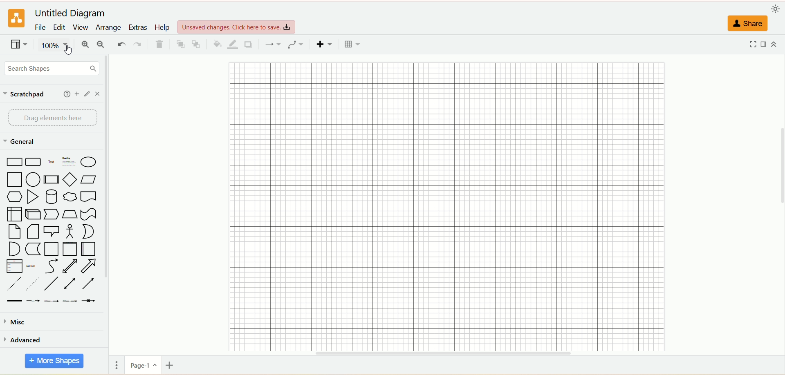 This screenshot has height=375, width=785. What do you see at coordinates (32, 213) in the screenshot?
I see `cube` at bounding box center [32, 213].